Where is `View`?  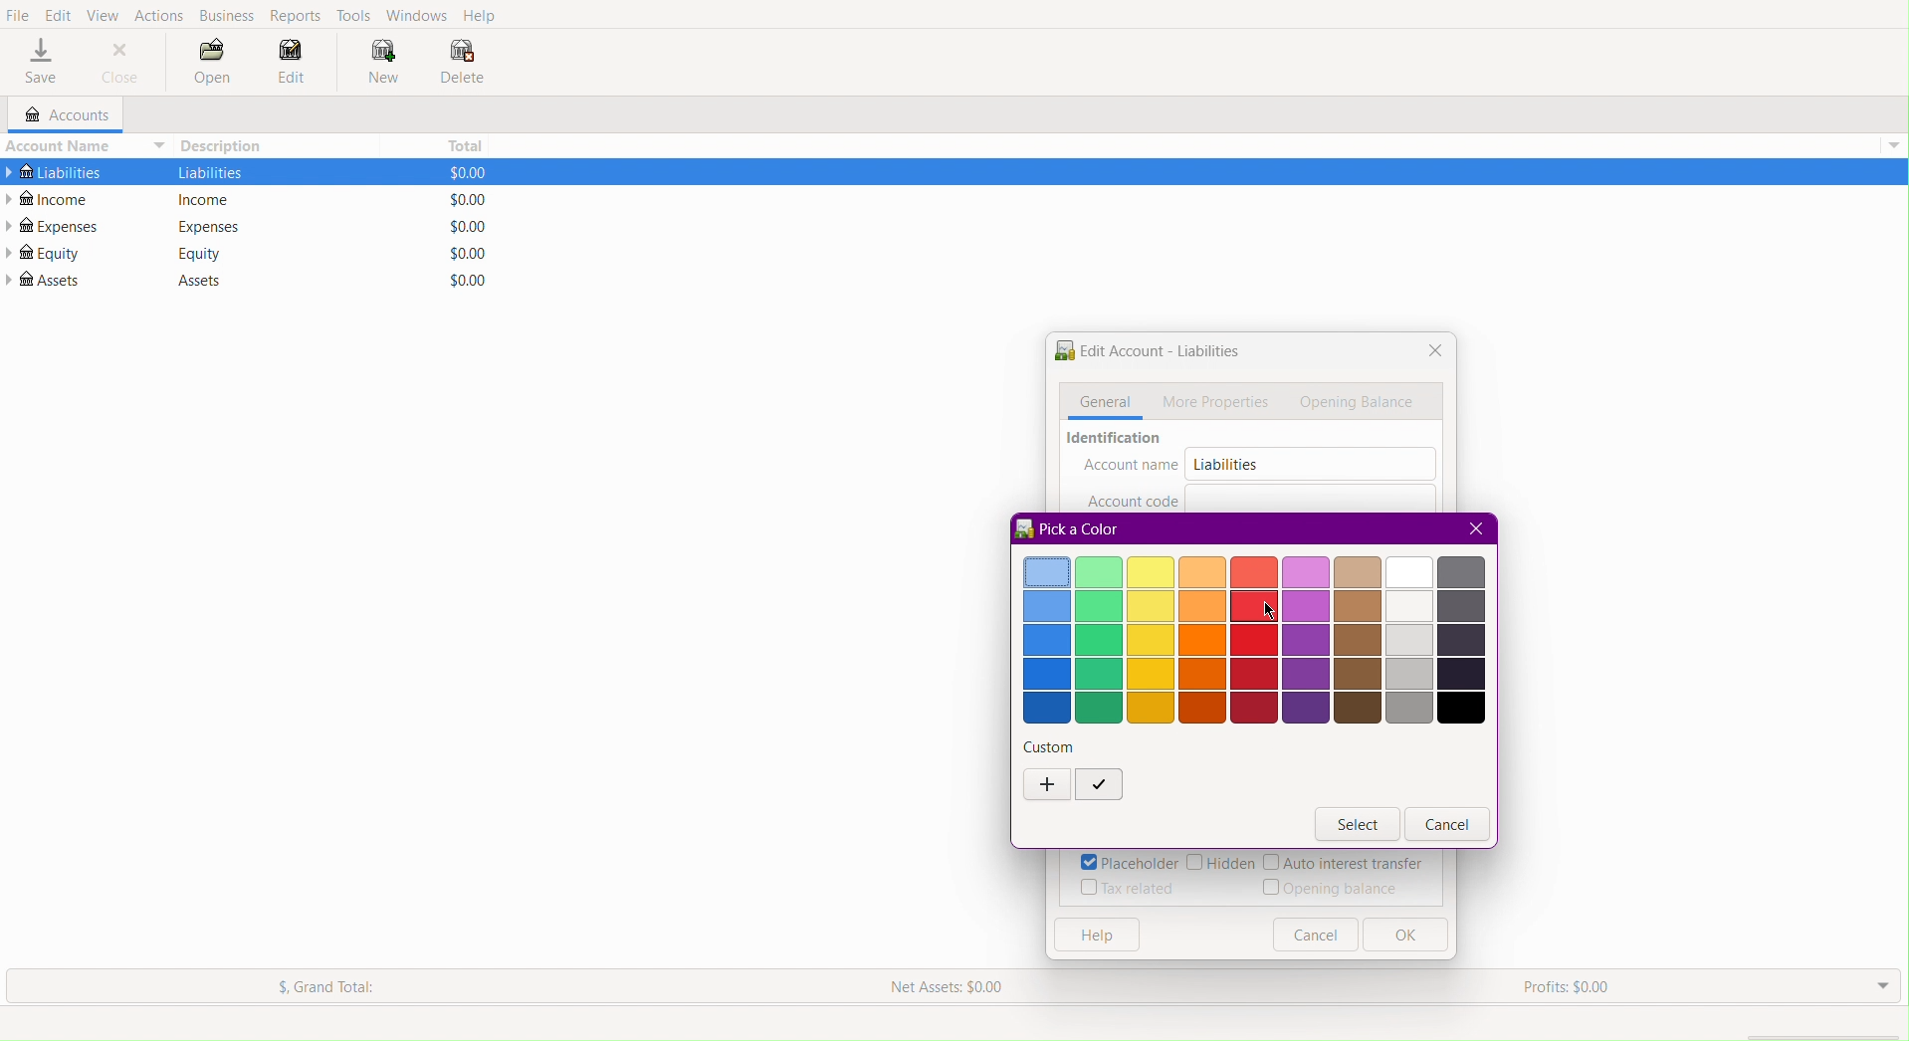
View is located at coordinates (105, 13).